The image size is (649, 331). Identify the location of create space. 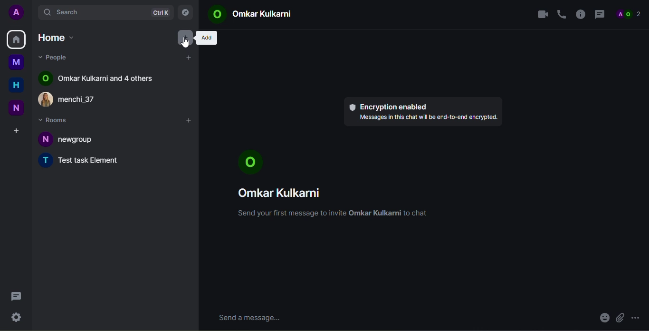
(16, 131).